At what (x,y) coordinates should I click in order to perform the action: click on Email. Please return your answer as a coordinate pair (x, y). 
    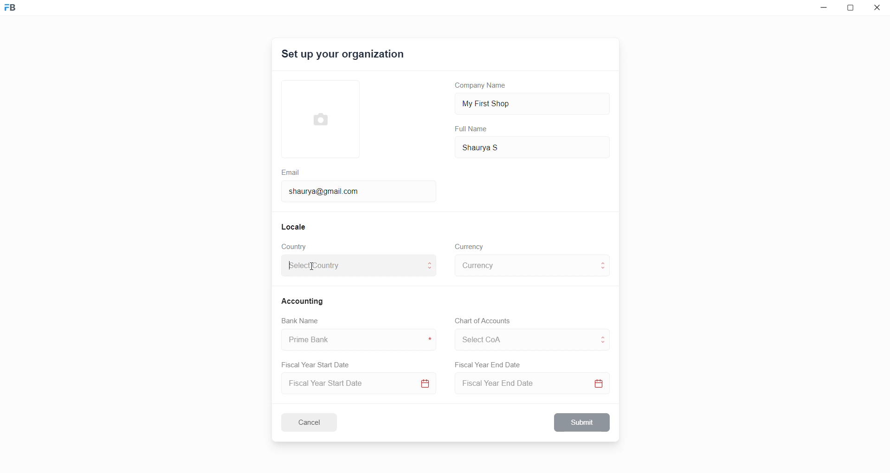
    Looking at the image, I should click on (292, 171).